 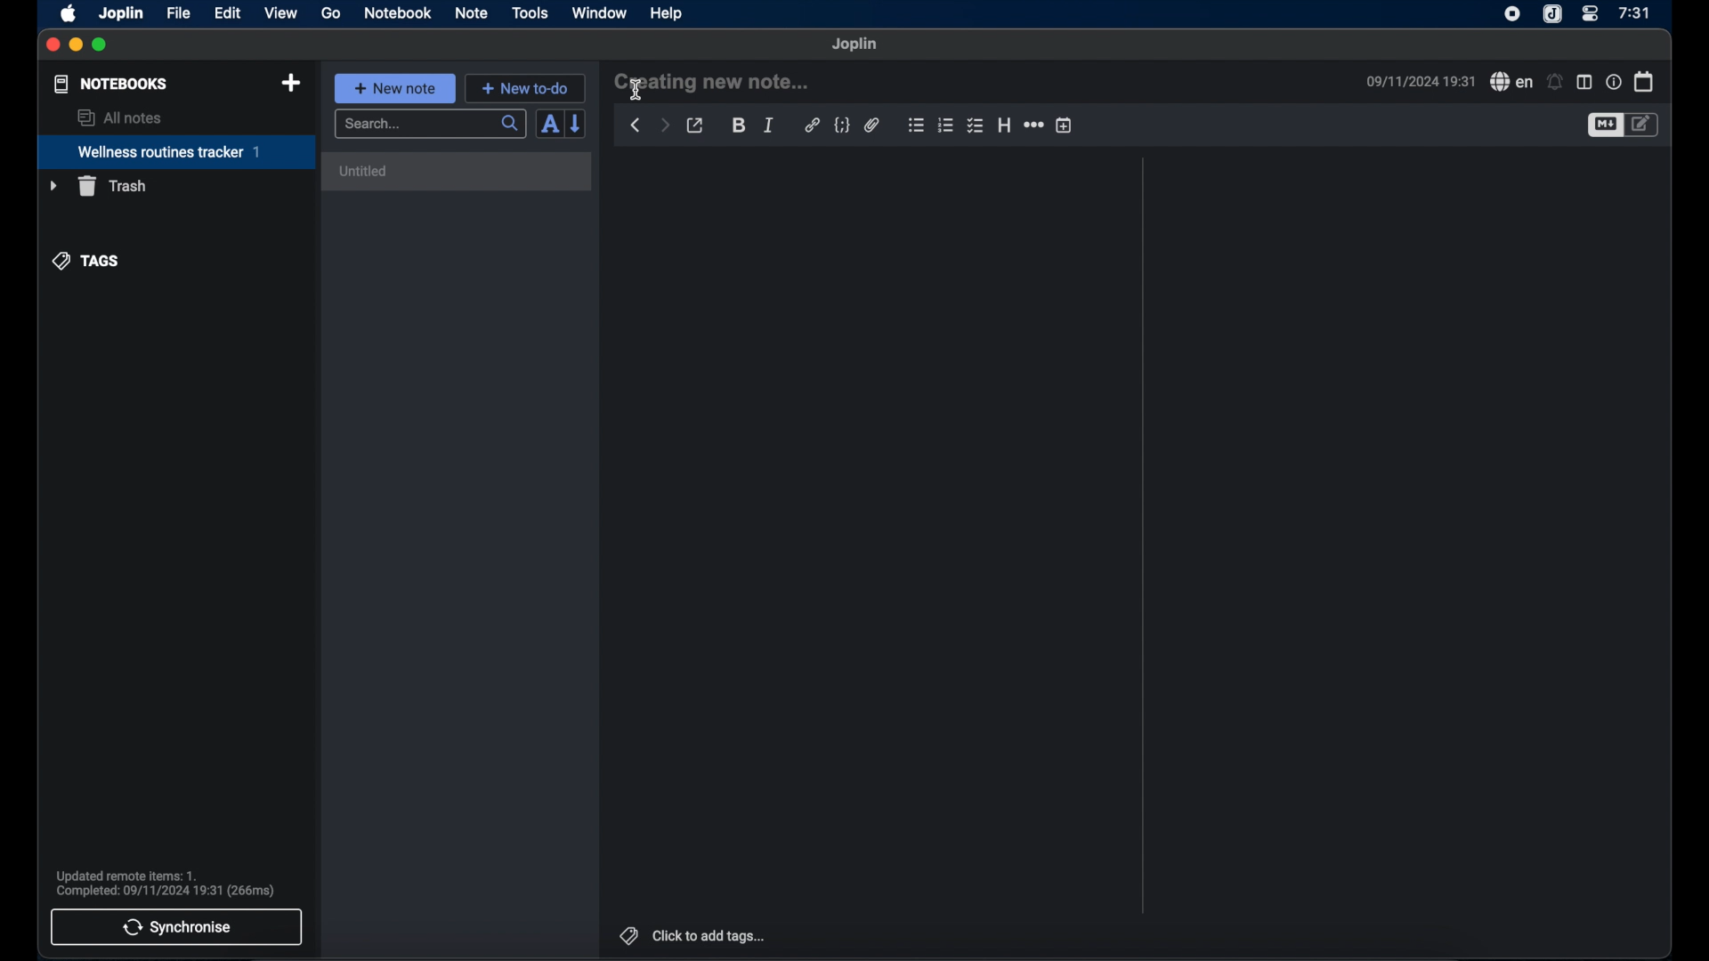 I want to click on numbered list, so click(x=946, y=125).